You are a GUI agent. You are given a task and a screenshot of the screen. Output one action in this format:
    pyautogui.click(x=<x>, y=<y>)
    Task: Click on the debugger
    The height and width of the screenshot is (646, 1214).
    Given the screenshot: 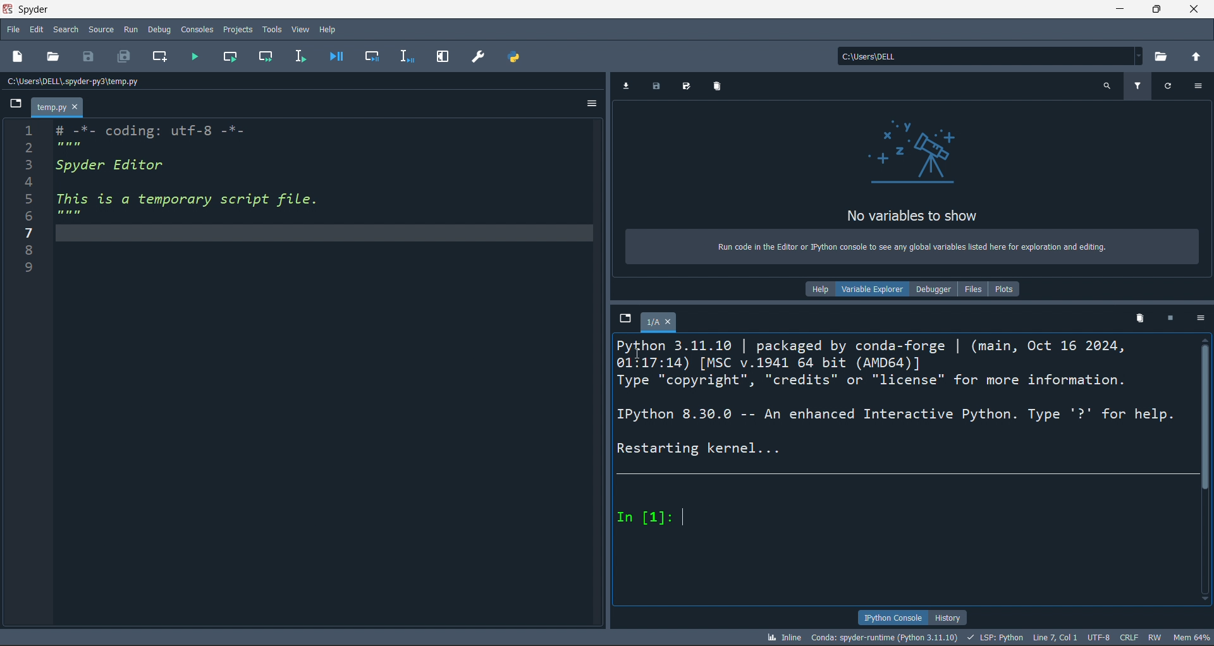 What is the action you would take?
    pyautogui.click(x=934, y=289)
    